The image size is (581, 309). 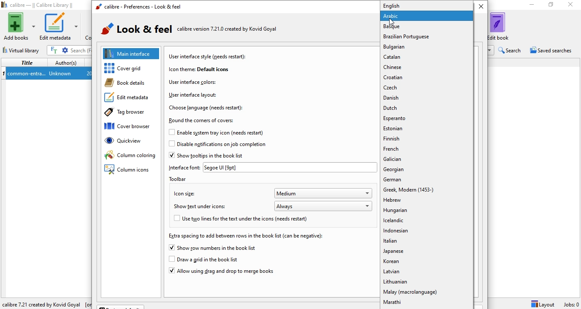 I want to click on column icons, so click(x=128, y=170).